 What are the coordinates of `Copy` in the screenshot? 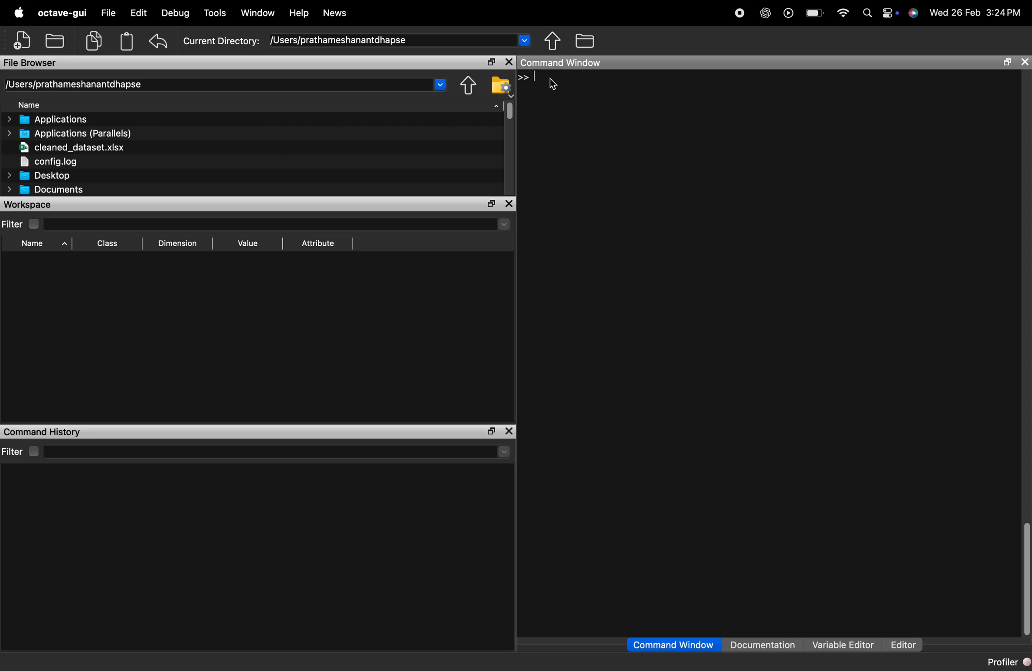 It's located at (95, 40).